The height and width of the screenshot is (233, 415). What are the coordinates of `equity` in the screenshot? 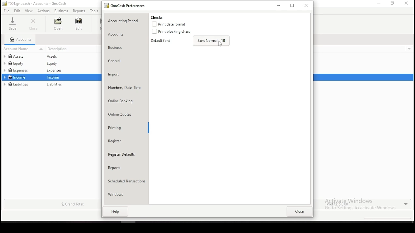 It's located at (53, 63).